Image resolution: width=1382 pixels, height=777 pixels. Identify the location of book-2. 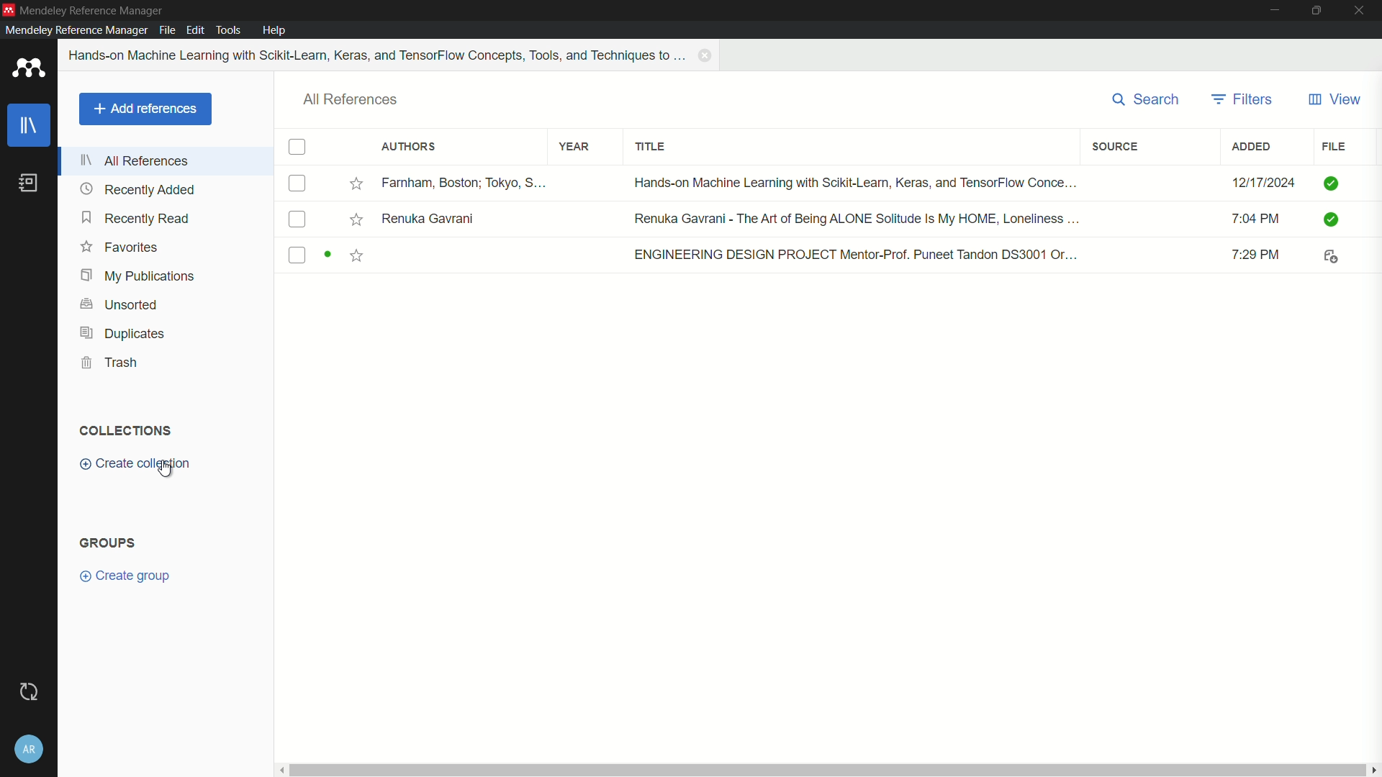
(822, 219).